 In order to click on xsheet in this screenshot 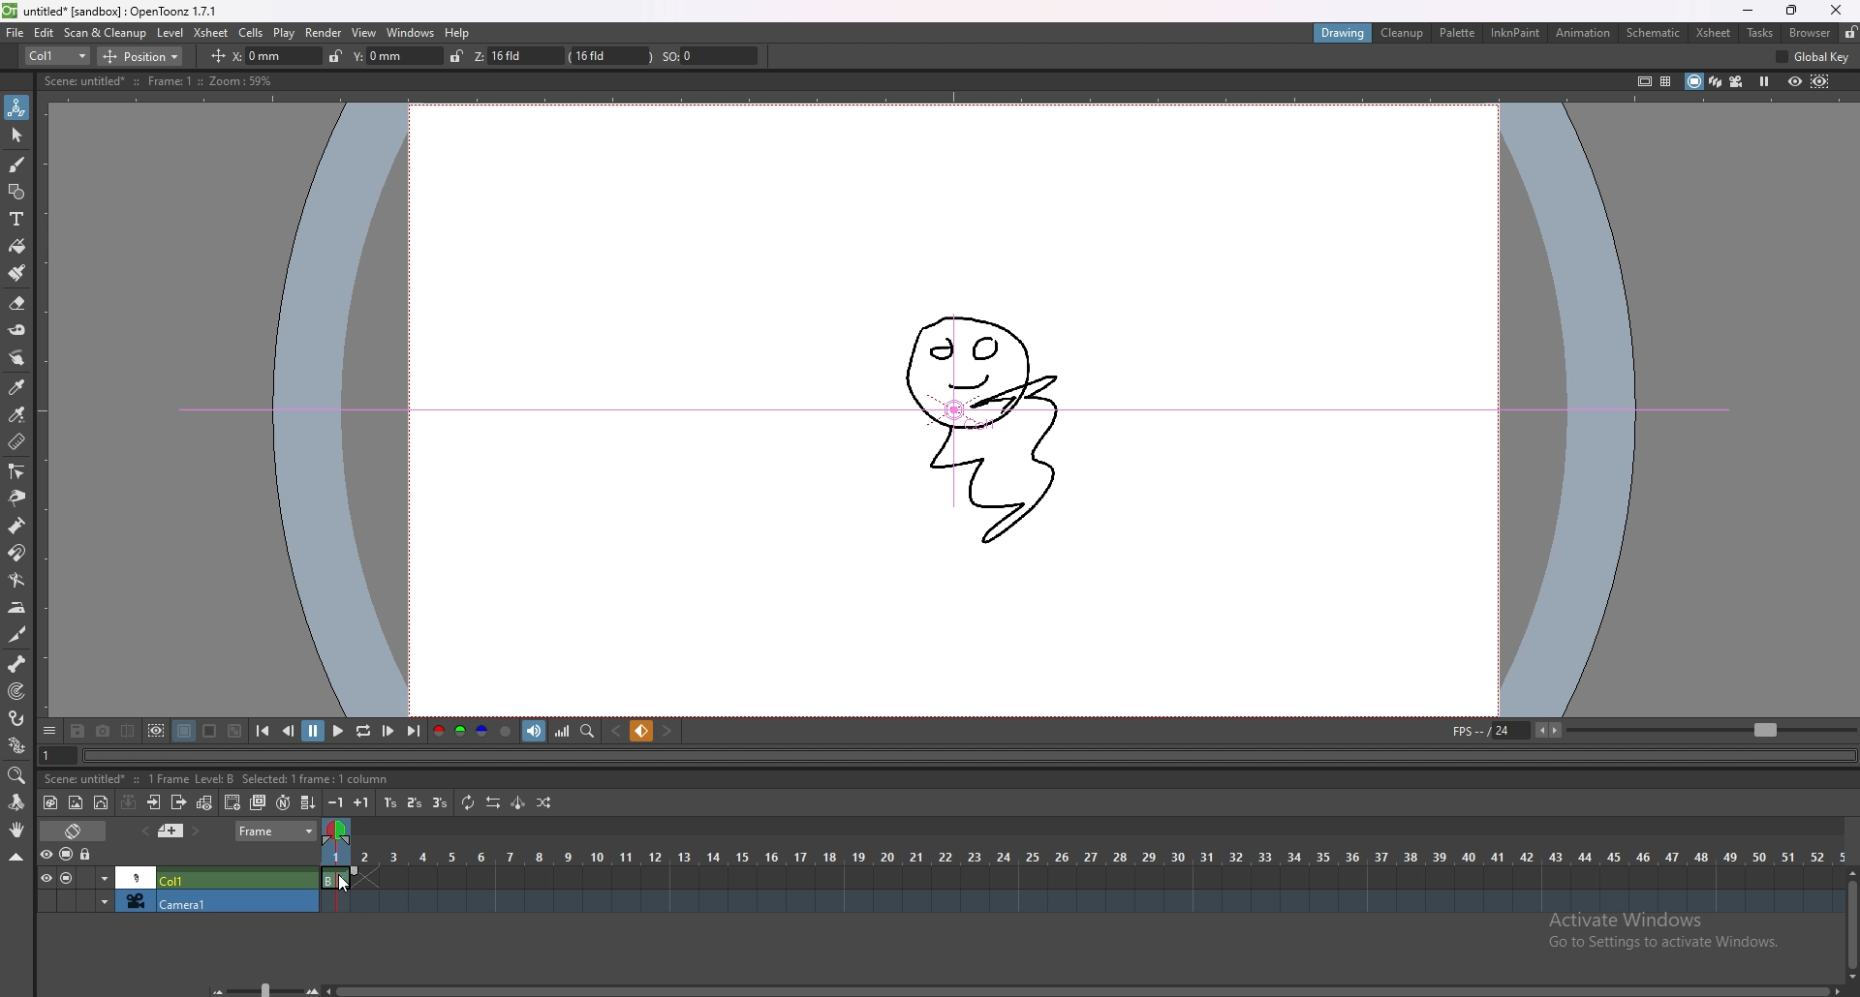, I will do `click(1715, 33)`.